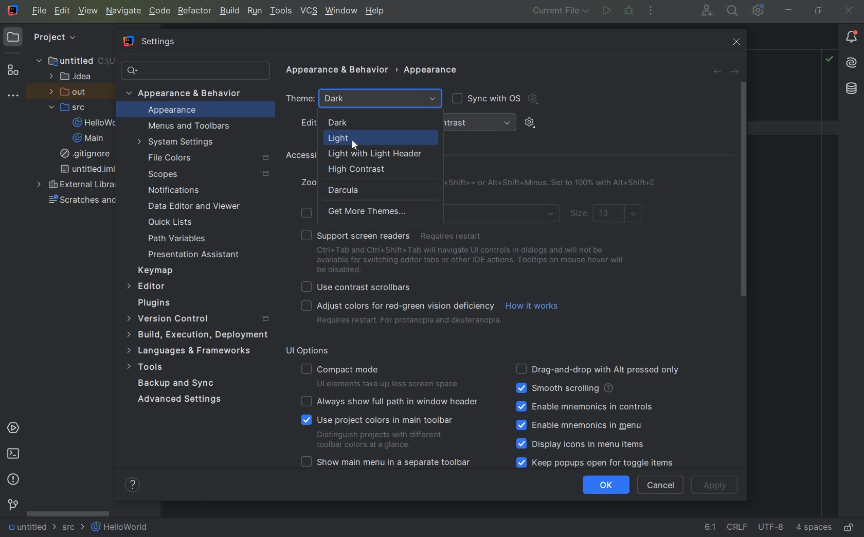  I want to click on CODE WITH ME, so click(708, 10).